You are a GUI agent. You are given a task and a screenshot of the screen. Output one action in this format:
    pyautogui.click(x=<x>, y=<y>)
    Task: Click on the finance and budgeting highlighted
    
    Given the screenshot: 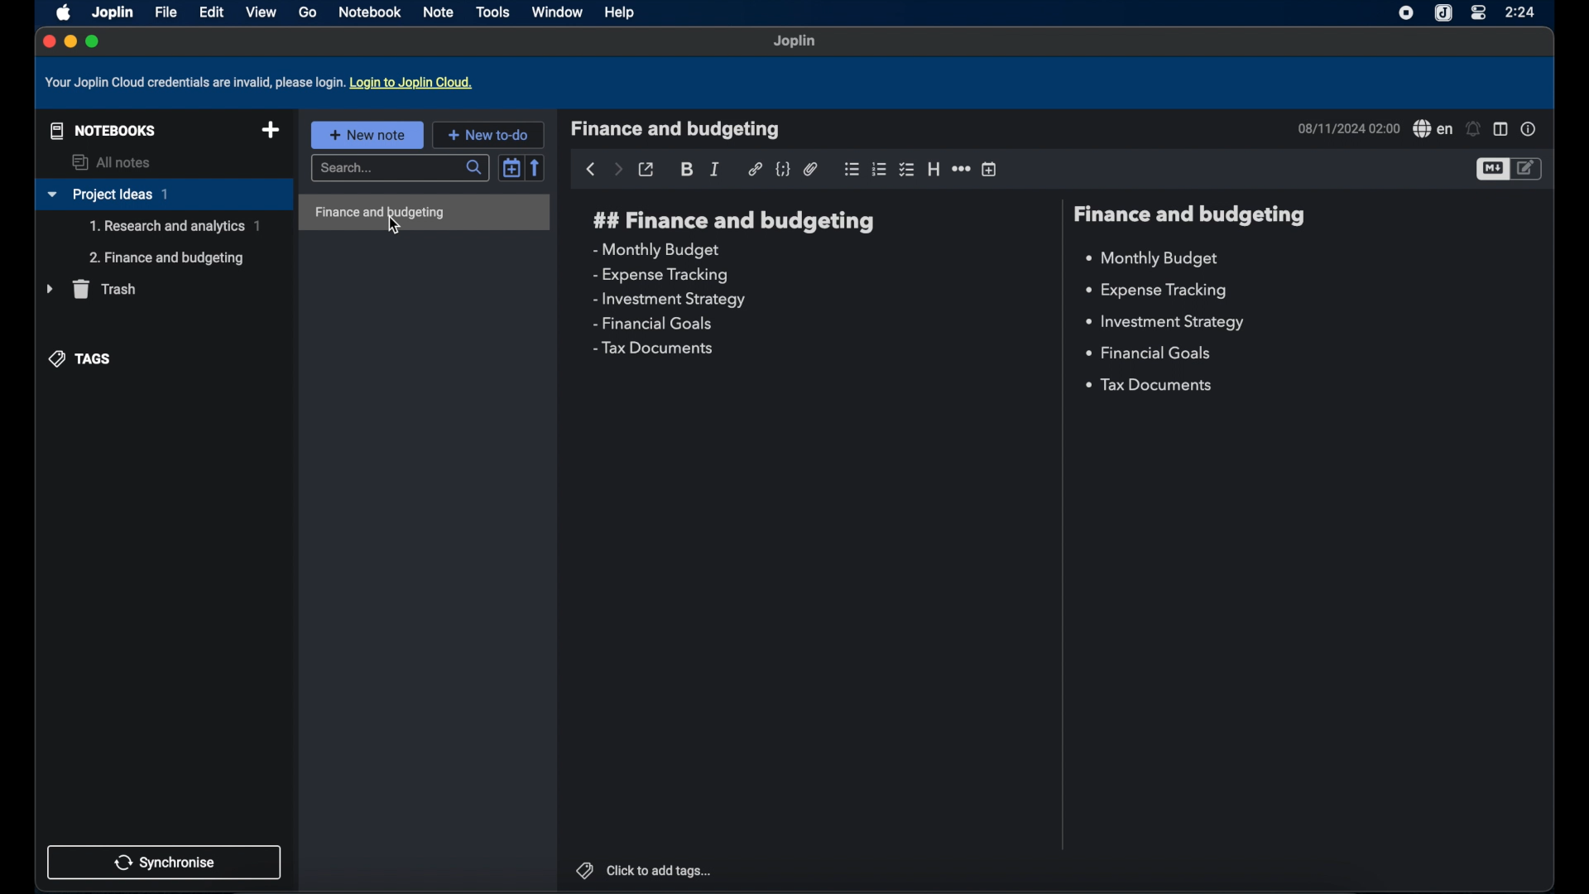 What is the action you would take?
    pyautogui.click(x=425, y=213)
    